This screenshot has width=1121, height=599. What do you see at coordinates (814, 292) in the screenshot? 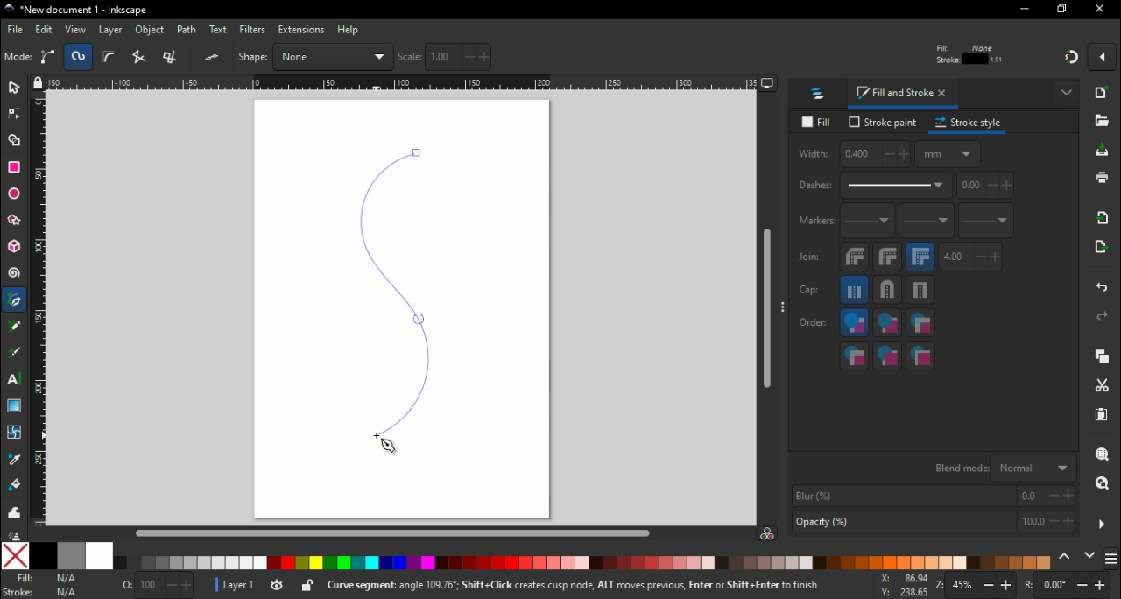
I see `cap` at bounding box center [814, 292].